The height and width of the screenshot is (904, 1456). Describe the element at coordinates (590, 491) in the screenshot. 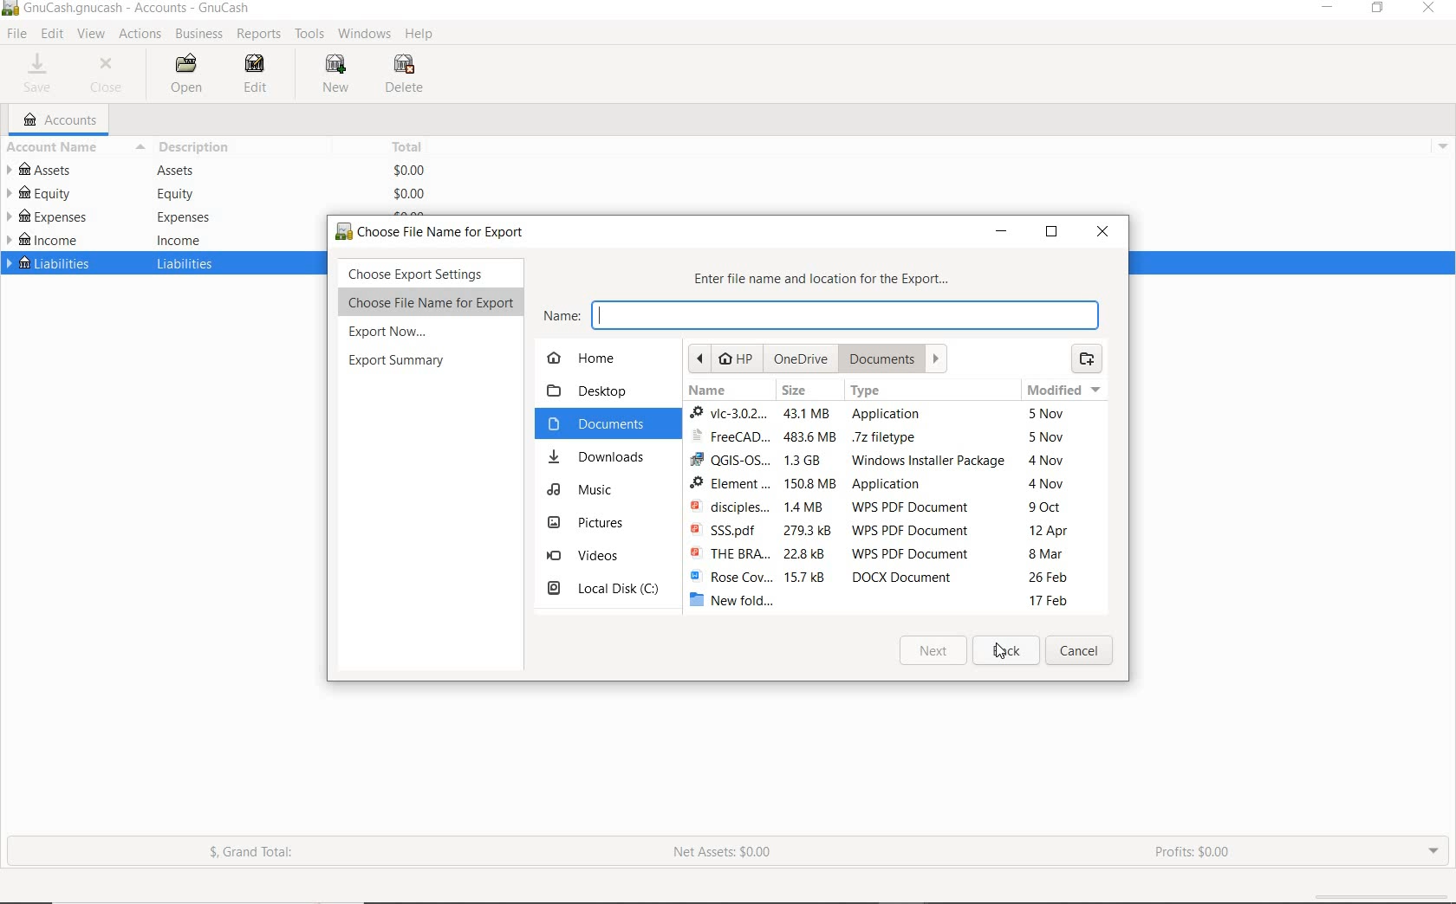

I see `music` at that location.